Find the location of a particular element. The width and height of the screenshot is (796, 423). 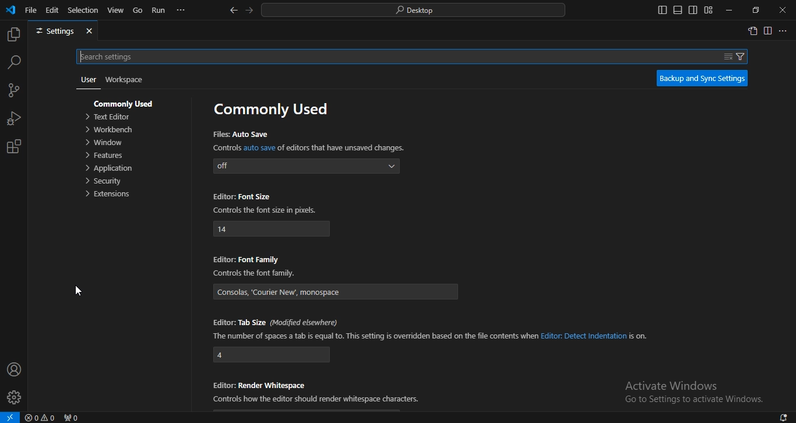

files: auto save is located at coordinates (306, 167).